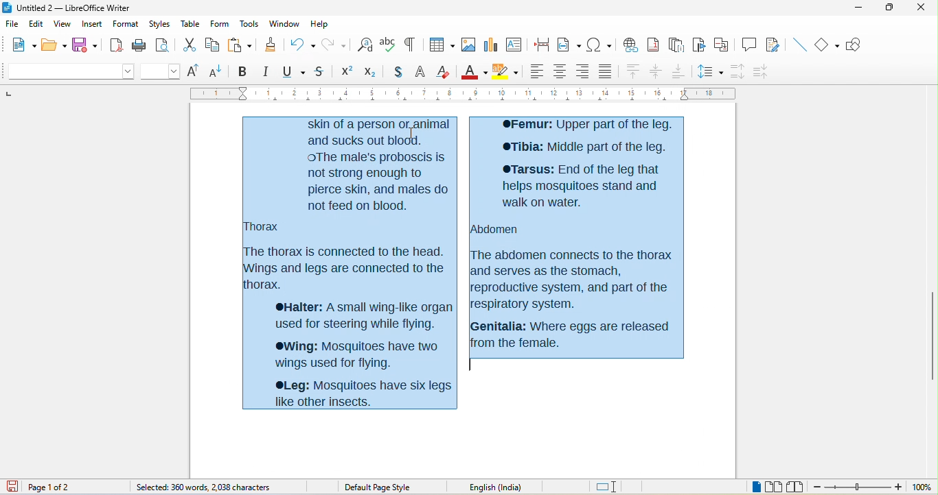 The height and width of the screenshot is (495, 938). I want to click on italic, so click(264, 71).